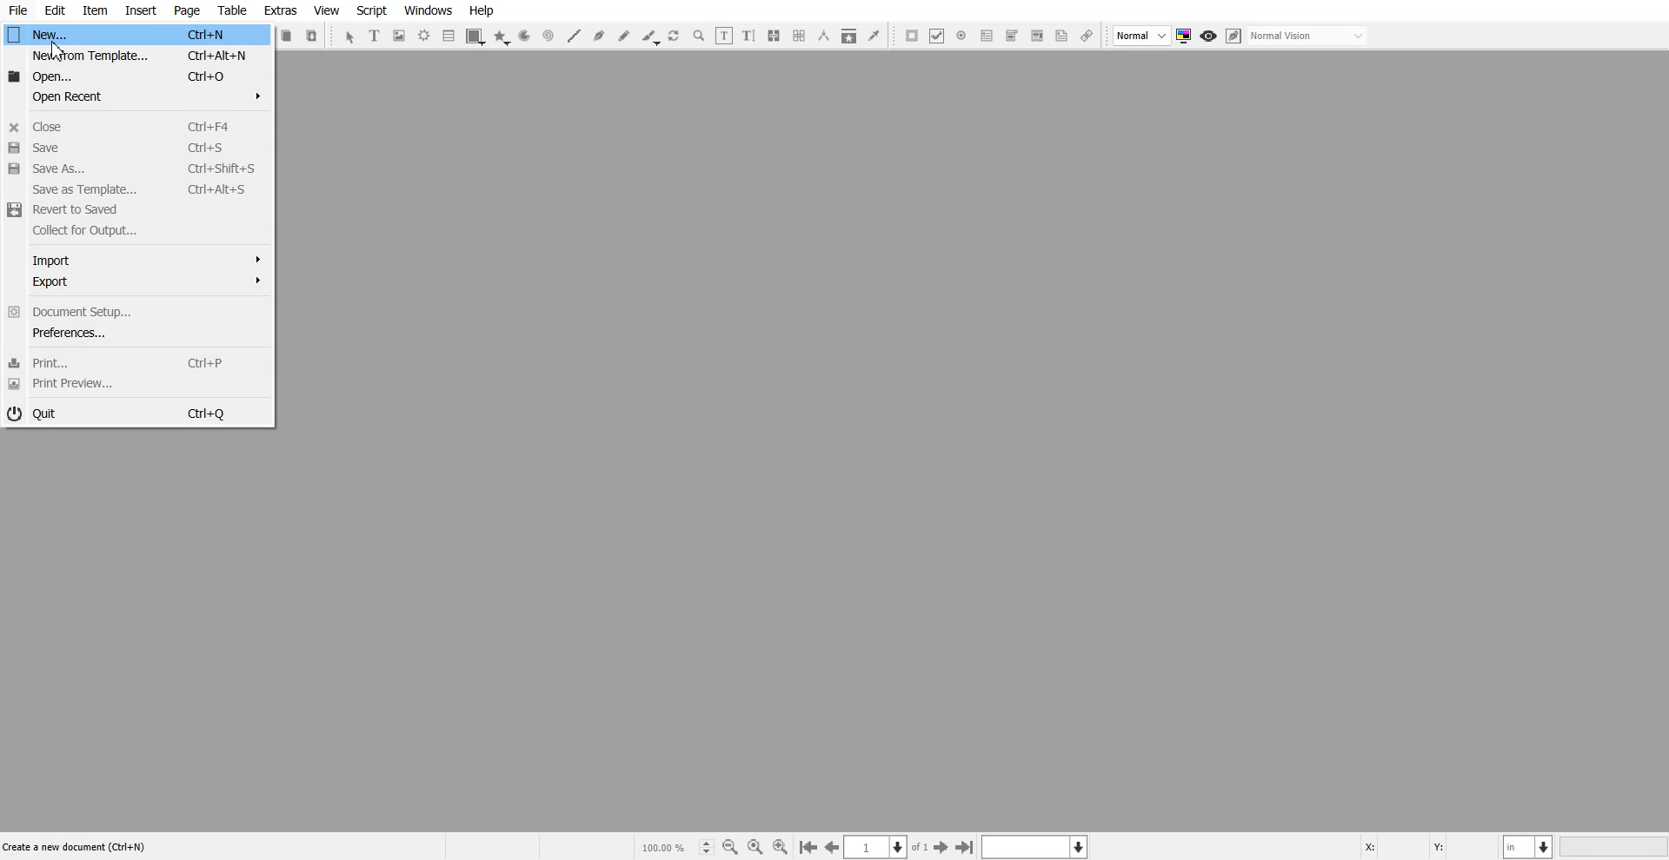  Describe the element at coordinates (1087, 36) in the screenshot. I see `Link Annotation` at that location.